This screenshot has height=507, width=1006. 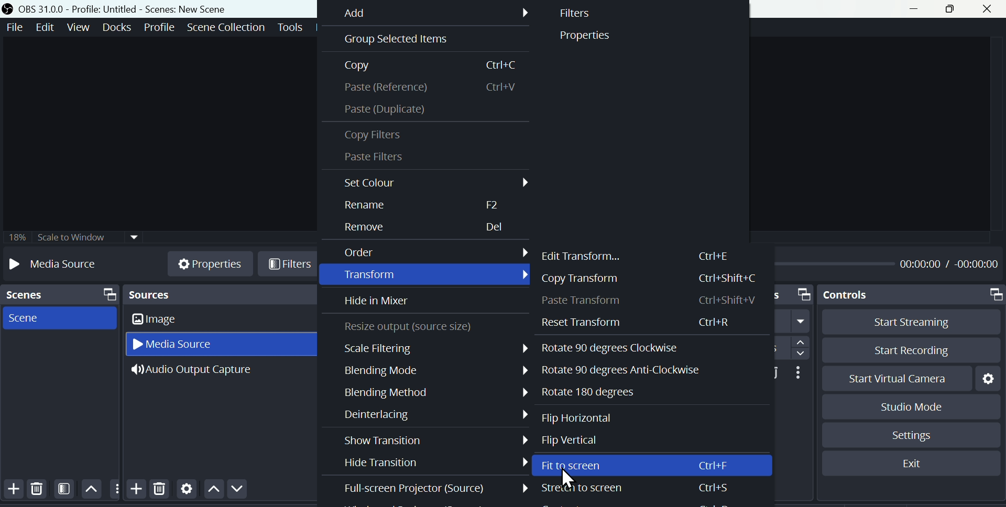 I want to click on Settings, so click(x=912, y=435).